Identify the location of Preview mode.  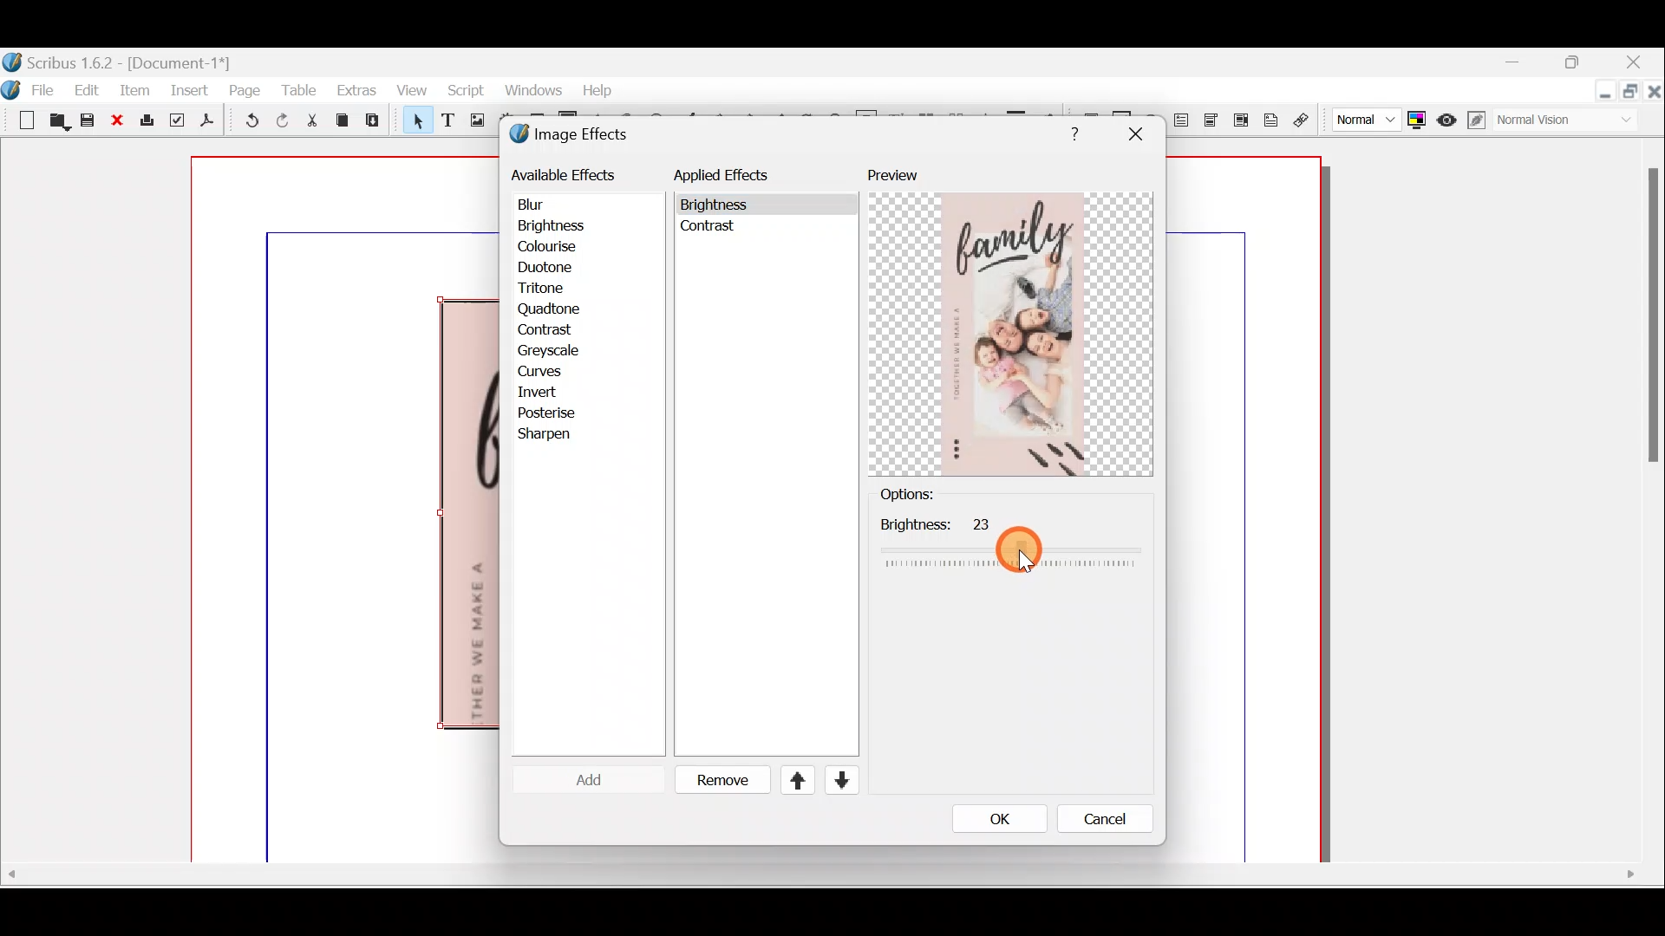
(1447, 116).